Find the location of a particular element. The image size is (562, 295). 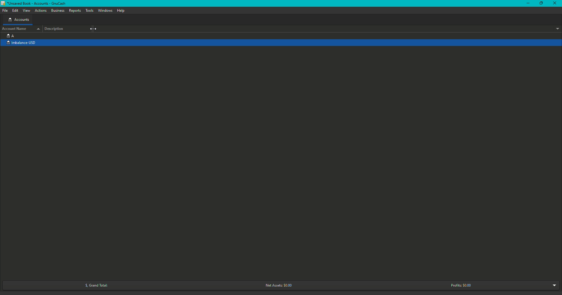

Drag is located at coordinates (93, 29).